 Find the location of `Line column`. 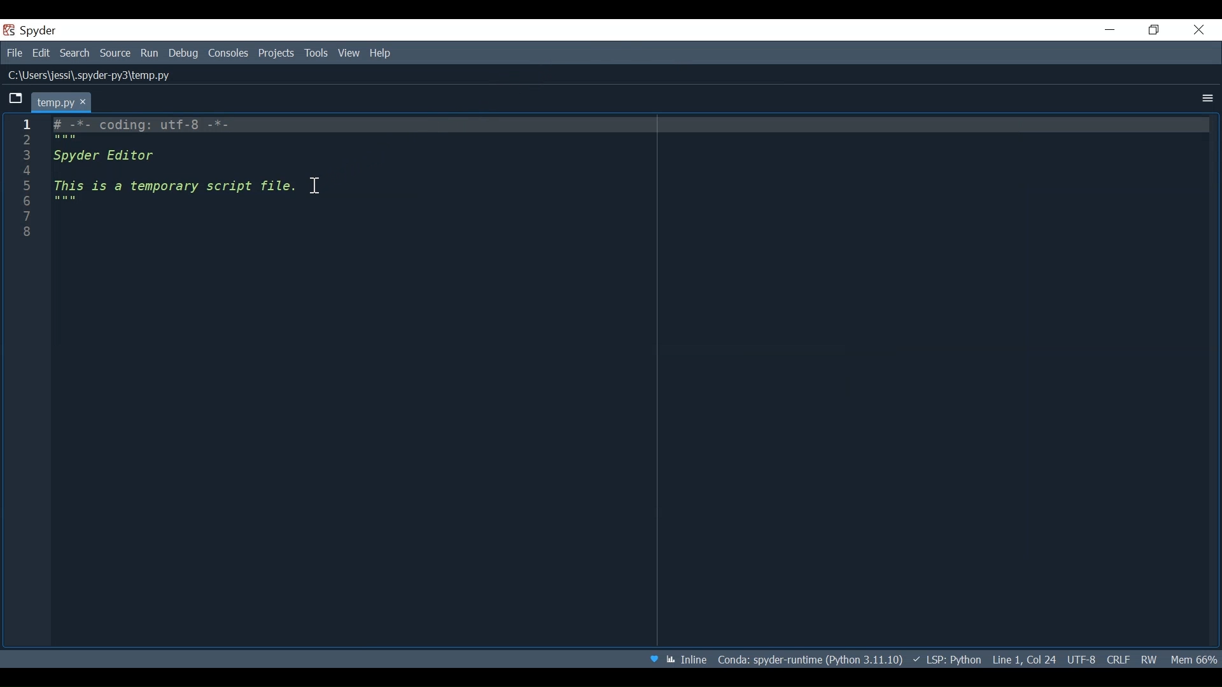

Line column is located at coordinates (25, 382).